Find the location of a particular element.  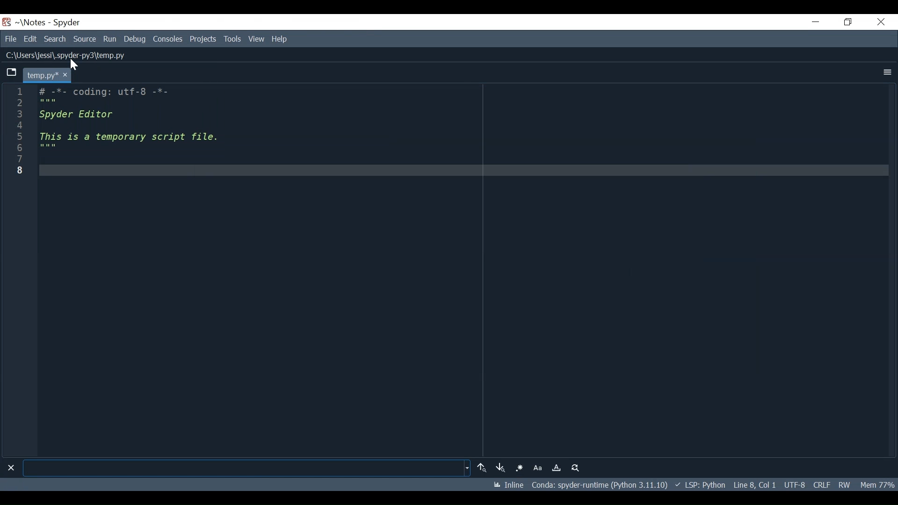

Project name is located at coordinates (30, 22).